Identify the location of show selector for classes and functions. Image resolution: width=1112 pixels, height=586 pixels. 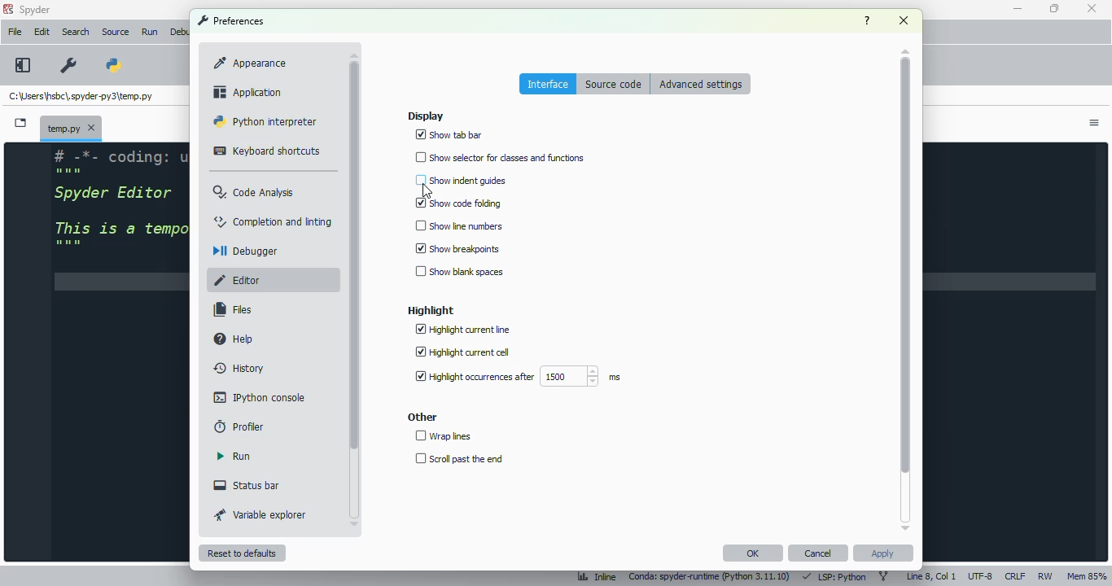
(501, 157).